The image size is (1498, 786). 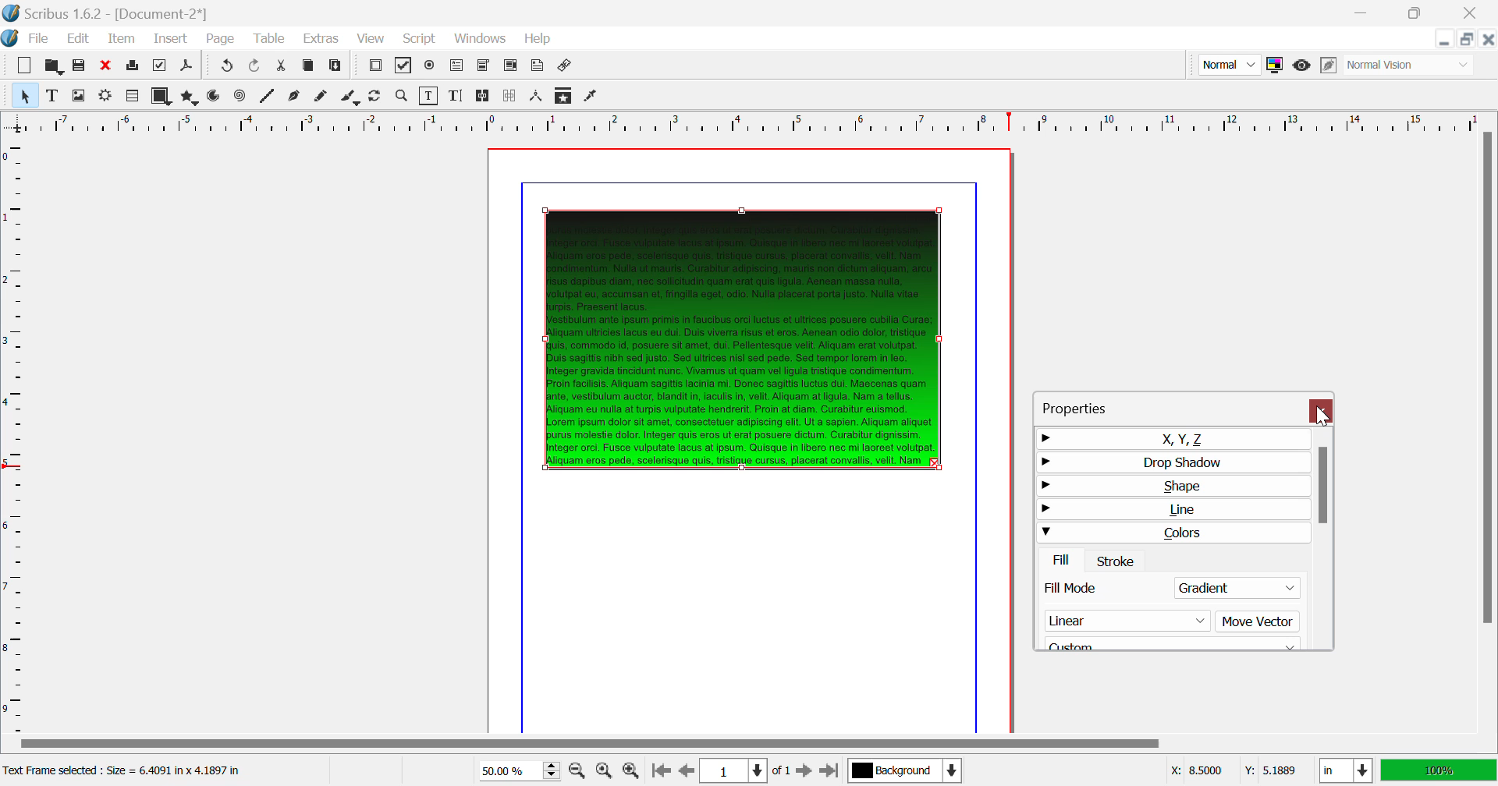 What do you see at coordinates (161, 96) in the screenshot?
I see `Shapes` at bounding box center [161, 96].